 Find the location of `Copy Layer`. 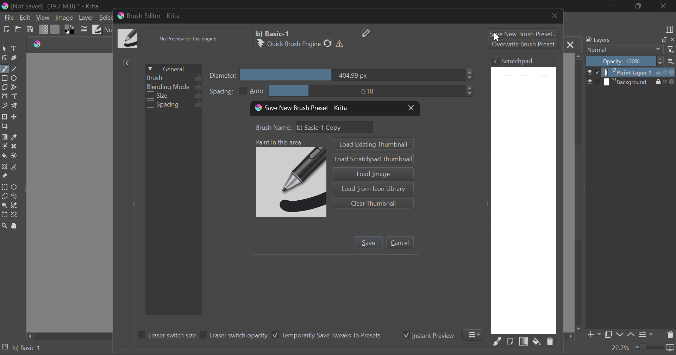

Copy Layer is located at coordinates (609, 335).